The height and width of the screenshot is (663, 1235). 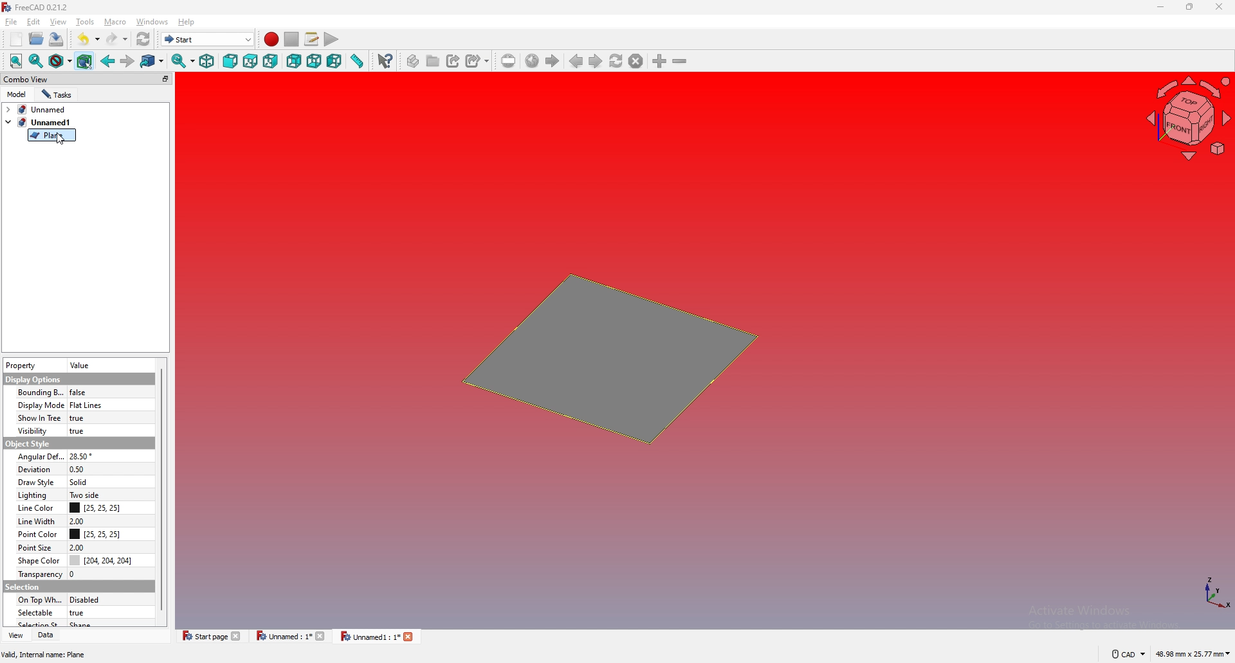 I want to click on fit all, so click(x=16, y=61).